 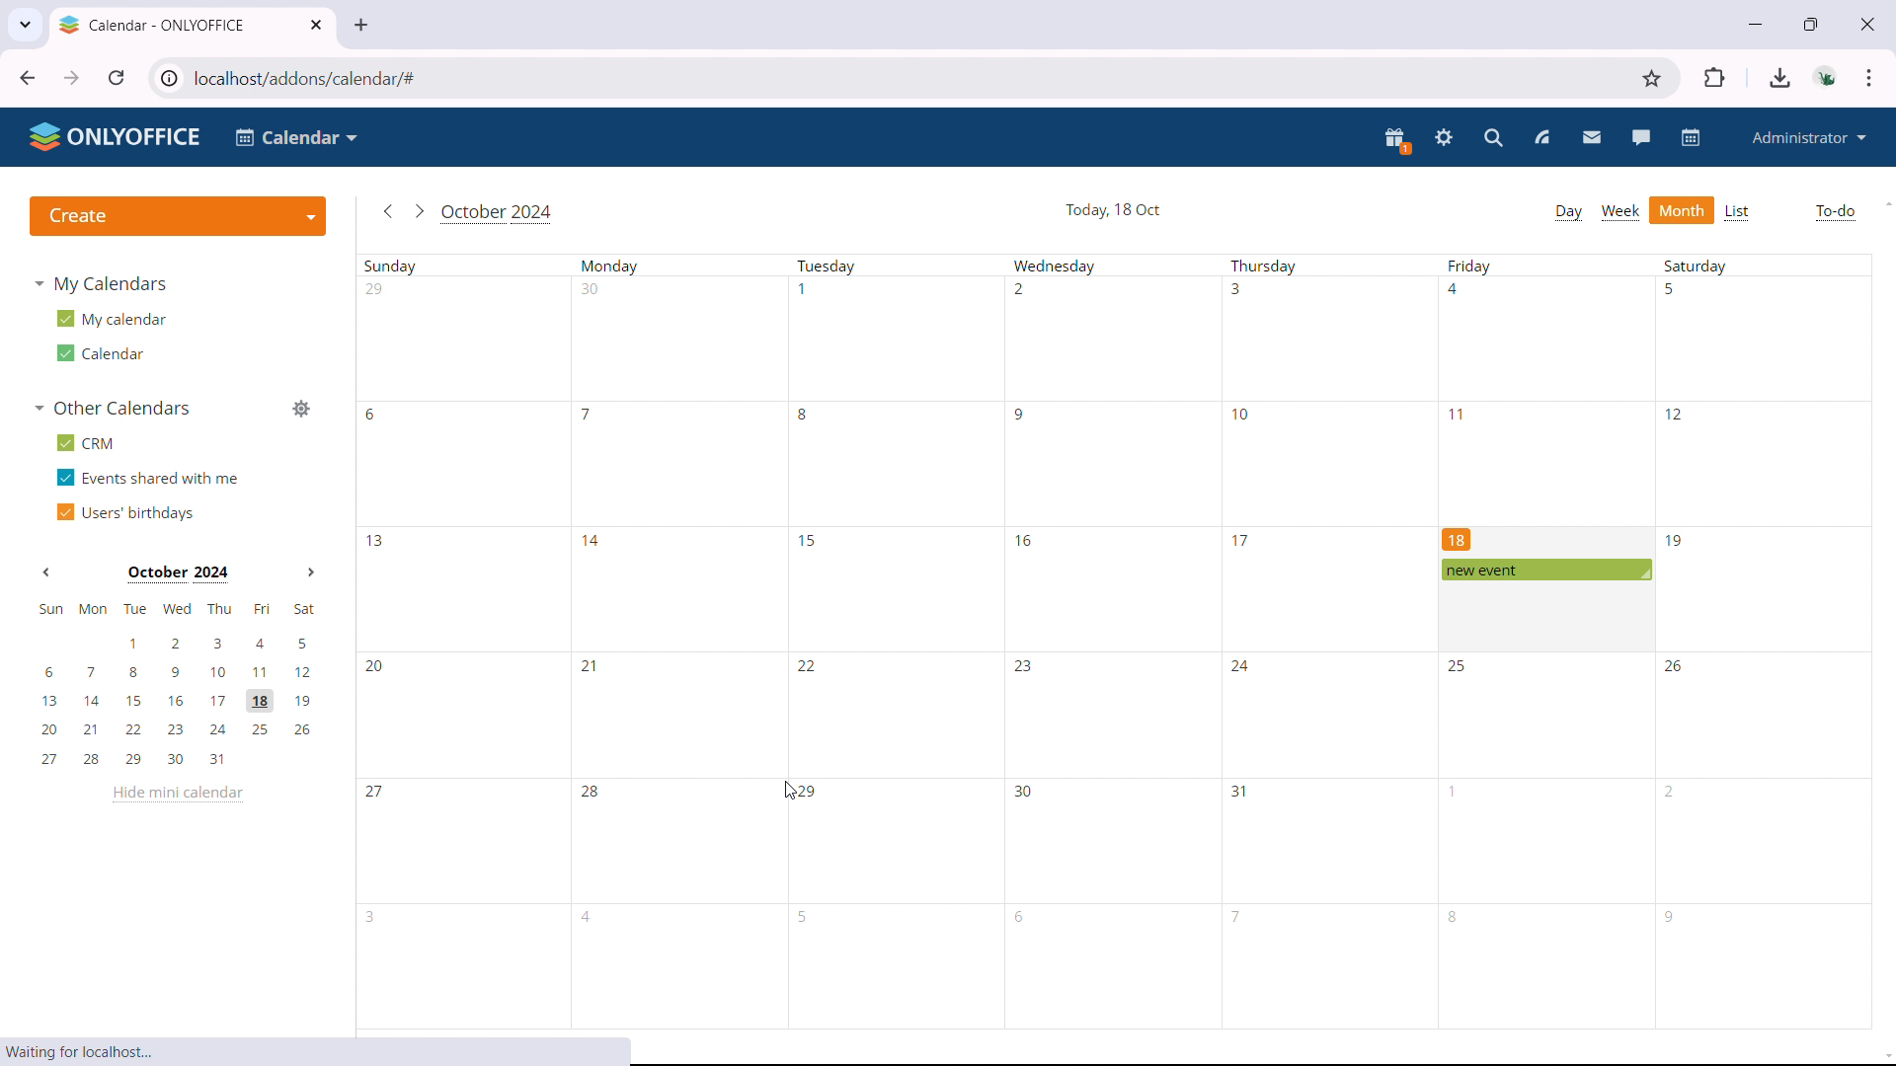 I want to click on 31, so click(x=1240, y=792).